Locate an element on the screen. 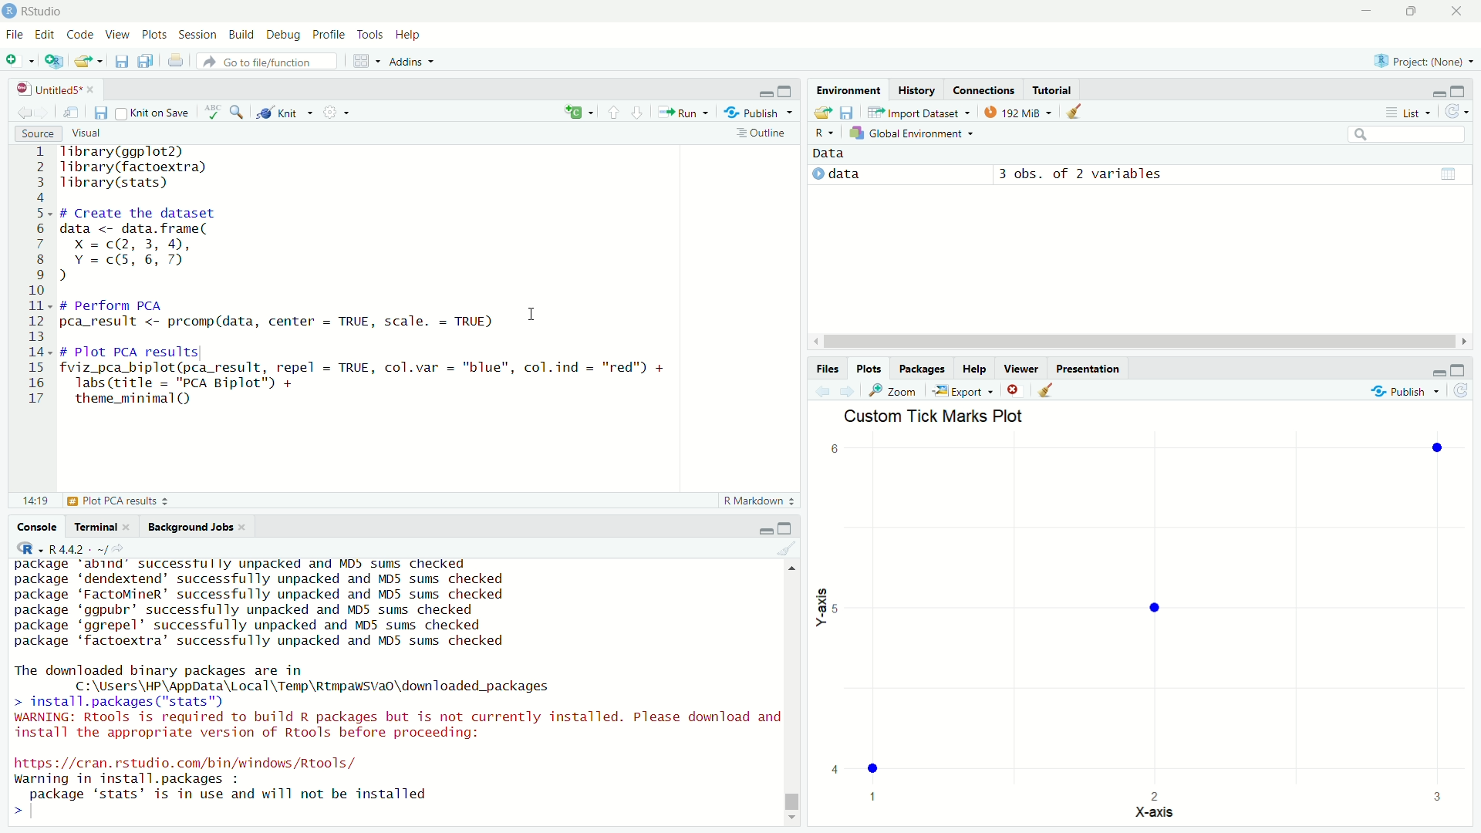 The height and width of the screenshot is (833, 1481). Build is located at coordinates (242, 35).